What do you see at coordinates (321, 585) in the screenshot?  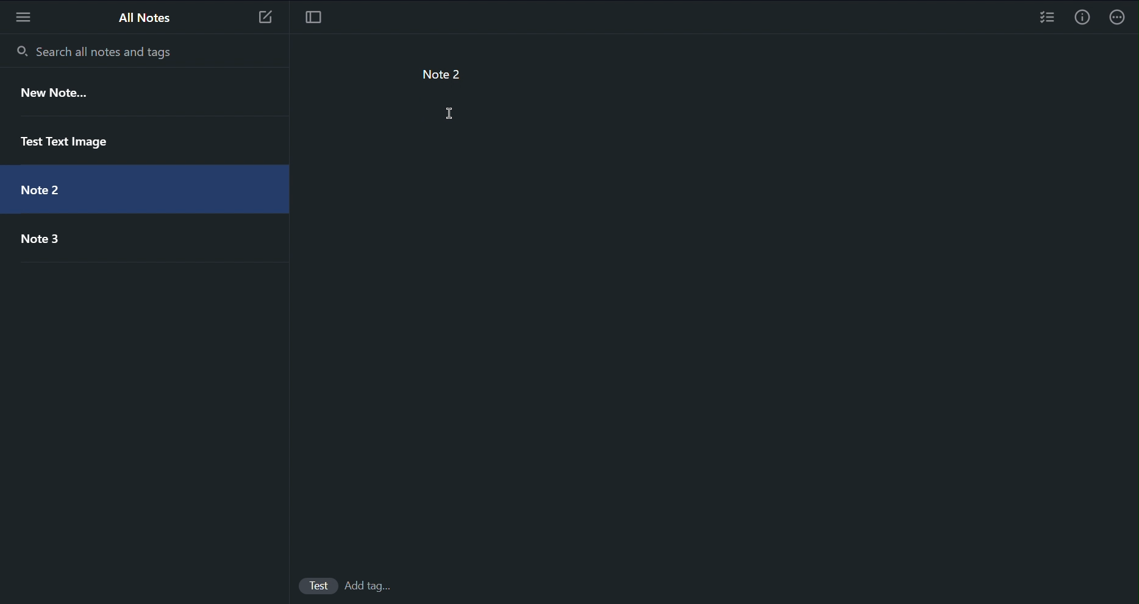 I see `test` at bounding box center [321, 585].